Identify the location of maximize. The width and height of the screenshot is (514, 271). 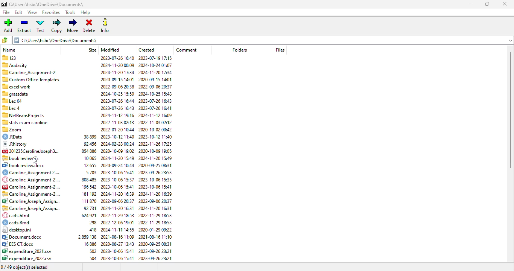
(487, 4).